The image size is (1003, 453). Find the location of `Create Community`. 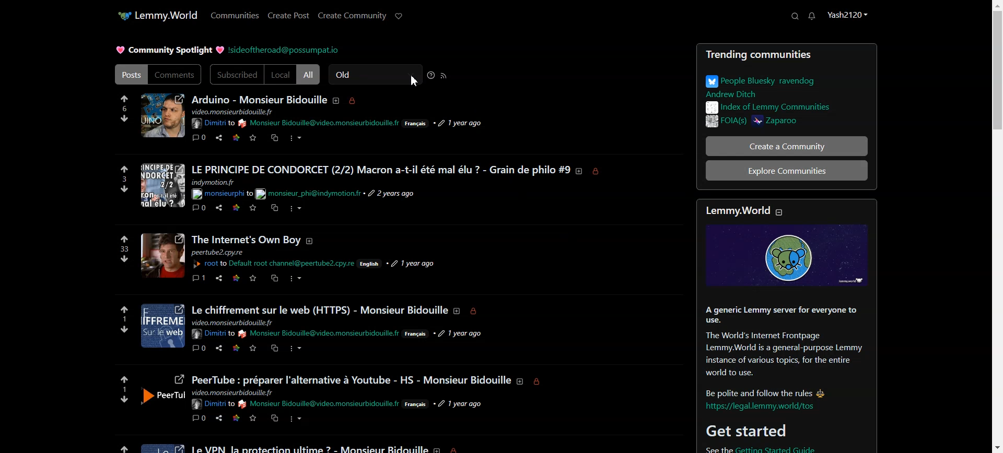

Create Community is located at coordinates (352, 17).